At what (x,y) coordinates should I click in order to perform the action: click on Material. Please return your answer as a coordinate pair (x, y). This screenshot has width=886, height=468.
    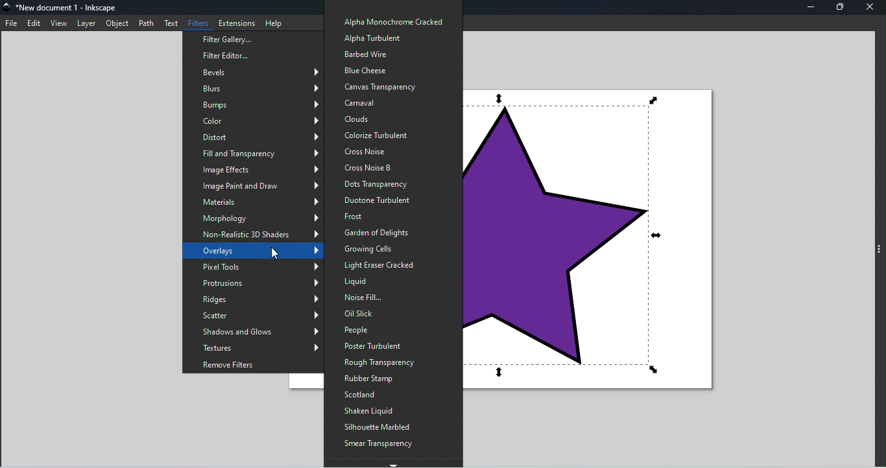
    Looking at the image, I should click on (261, 202).